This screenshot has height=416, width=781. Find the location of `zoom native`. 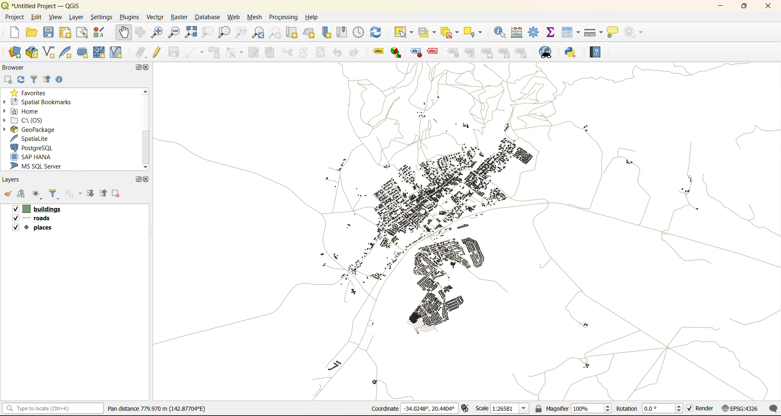

zoom native is located at coordinates (239, 34).